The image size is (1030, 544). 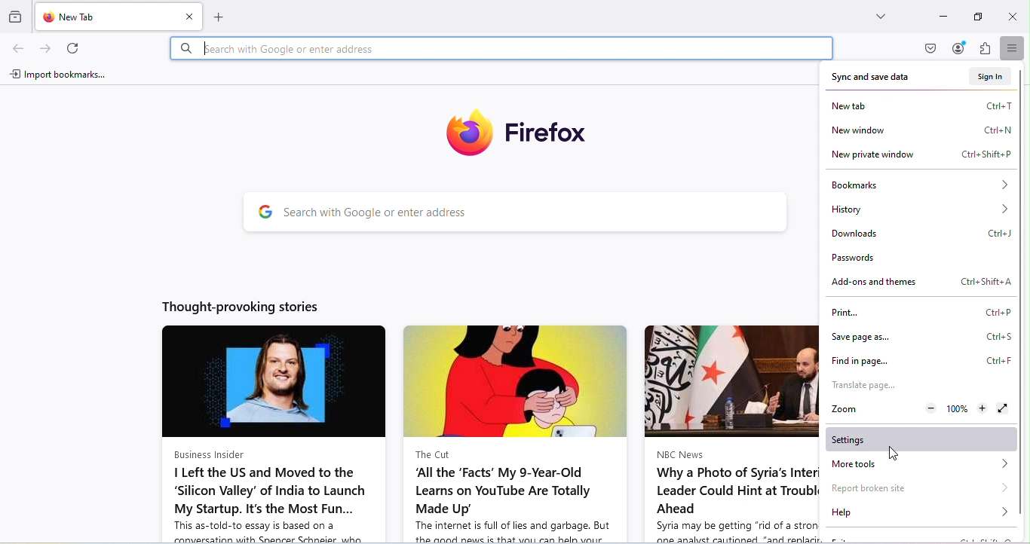 I want to click on Settings, so click(x=918, y=439).